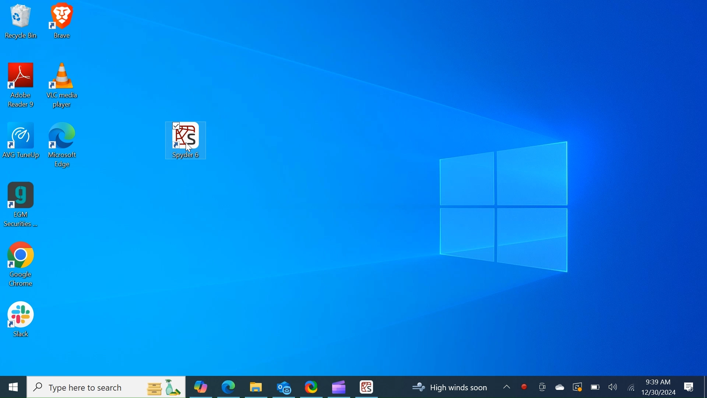 This screenshot has width=707, height=398. I want to click on Cursor, so click(190, 149).